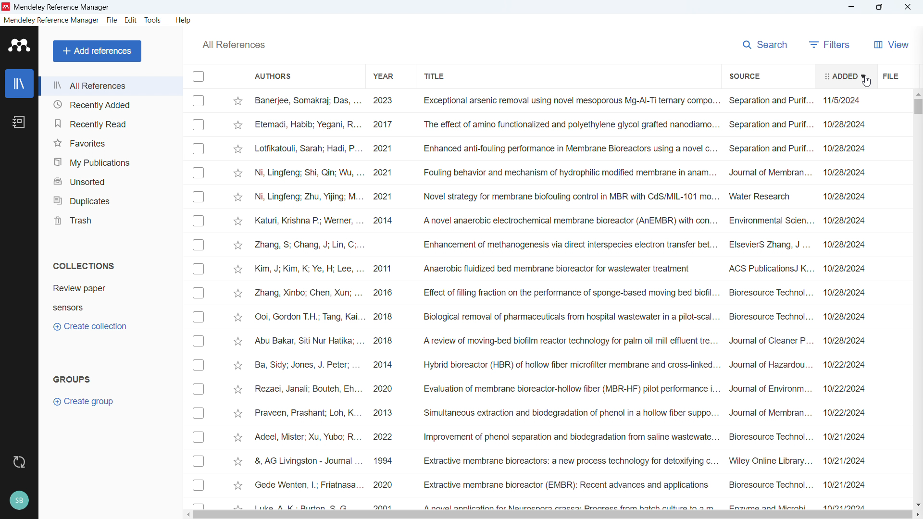 The height and width of the screenshot is (519, 923). Describe the element at coordinates (19, 45) in the screenshot. I see `logo` at that location.